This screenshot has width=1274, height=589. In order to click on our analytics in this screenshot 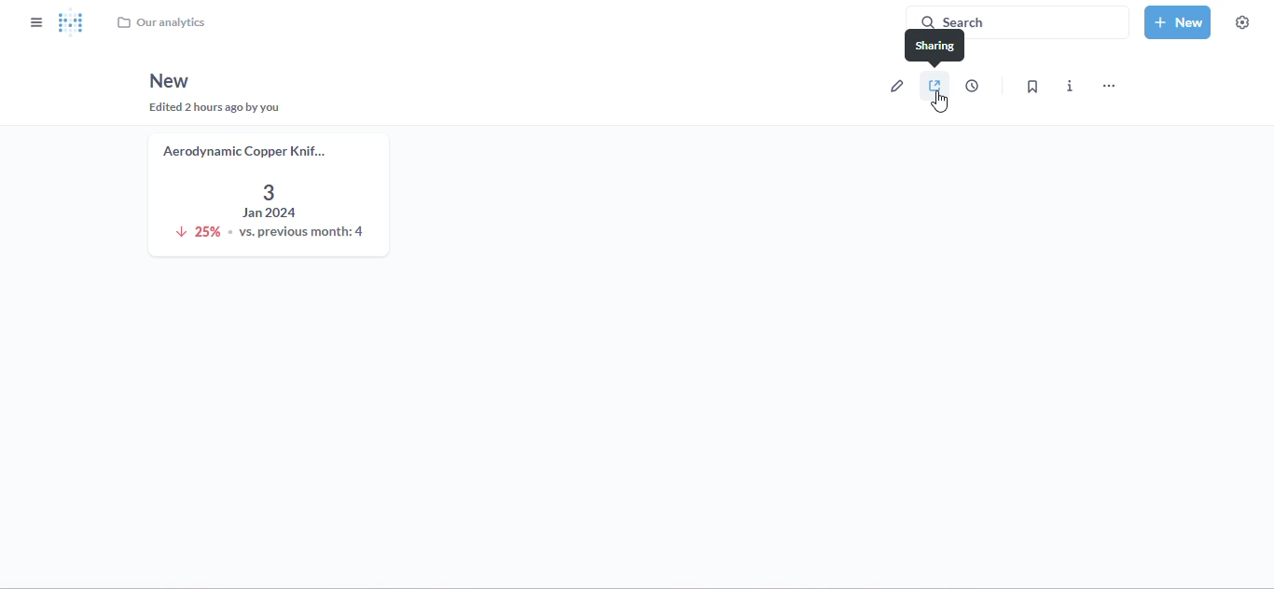, I will do `click(160, 22)`.